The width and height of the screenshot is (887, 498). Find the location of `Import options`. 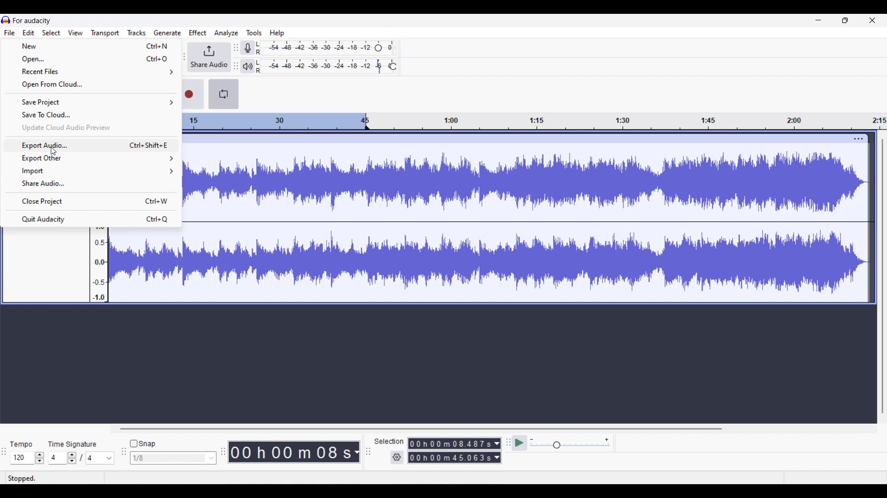

Import options is located at coordinates (91, 171).